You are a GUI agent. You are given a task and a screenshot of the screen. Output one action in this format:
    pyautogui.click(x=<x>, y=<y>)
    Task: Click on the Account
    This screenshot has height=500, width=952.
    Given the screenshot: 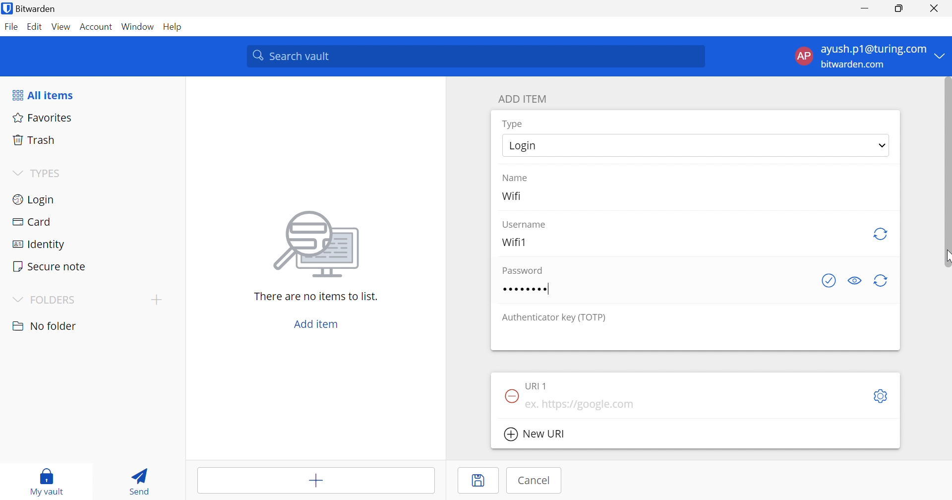 What is the action you would take?
    pyautogui.click(x=97, y=29)
    